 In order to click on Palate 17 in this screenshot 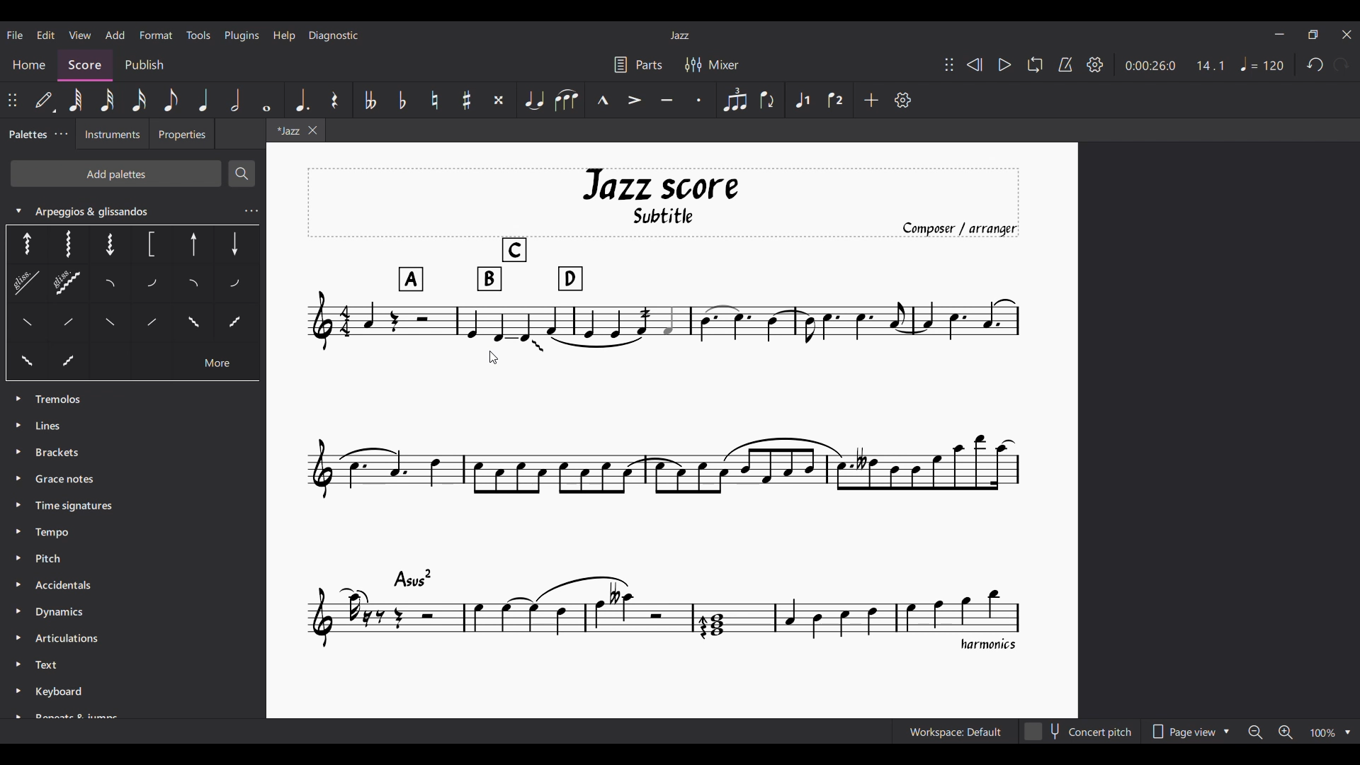, I will do `click(235, 327)`.